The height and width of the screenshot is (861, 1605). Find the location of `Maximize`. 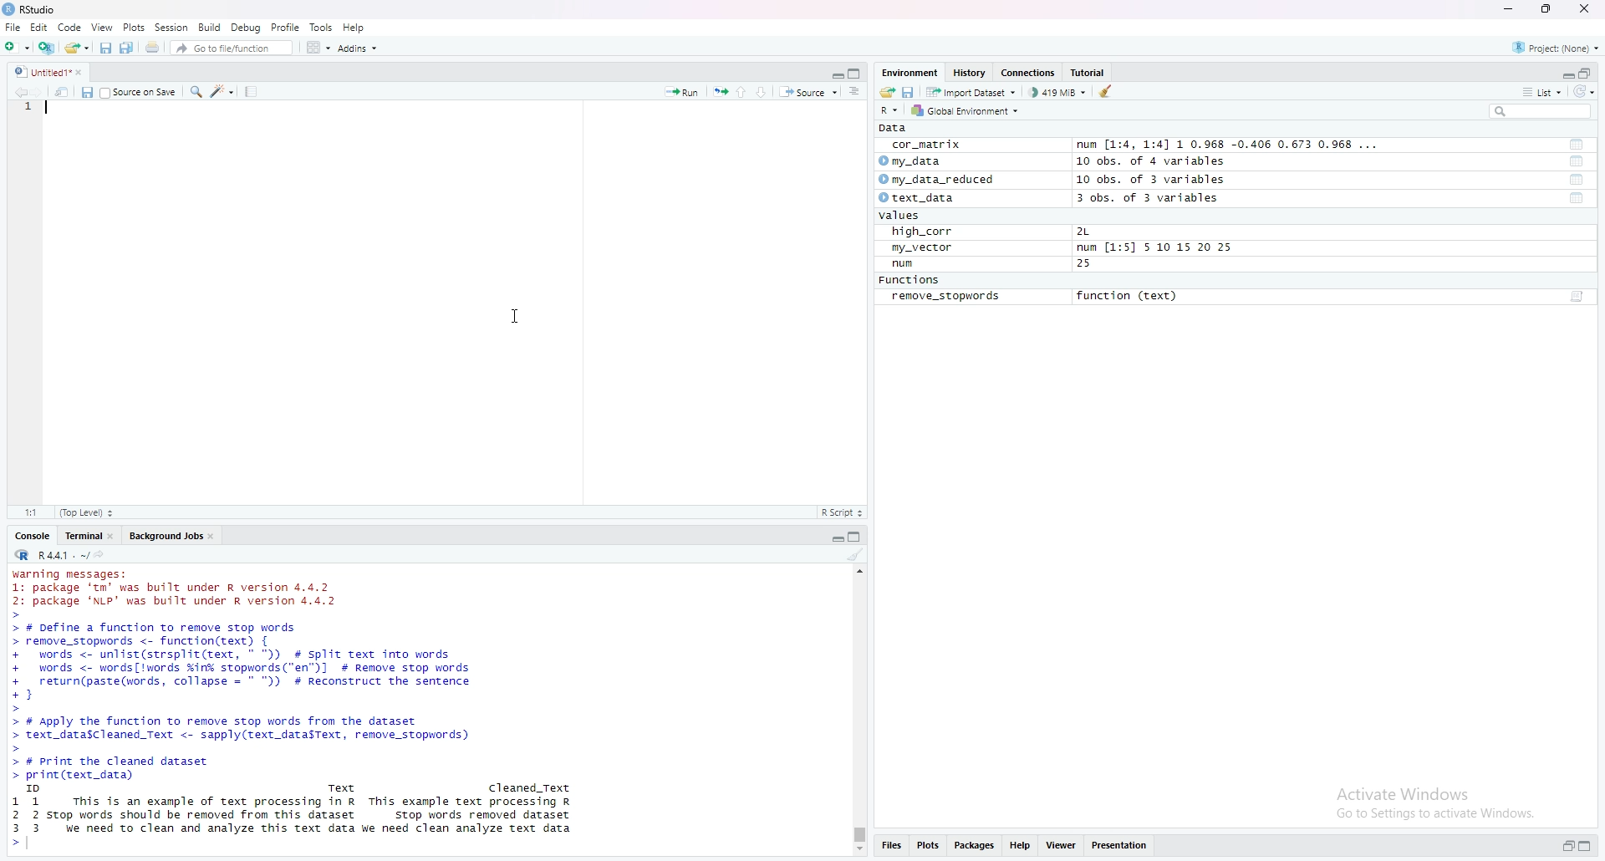

Maximize is located at coordinates (1585, 845).